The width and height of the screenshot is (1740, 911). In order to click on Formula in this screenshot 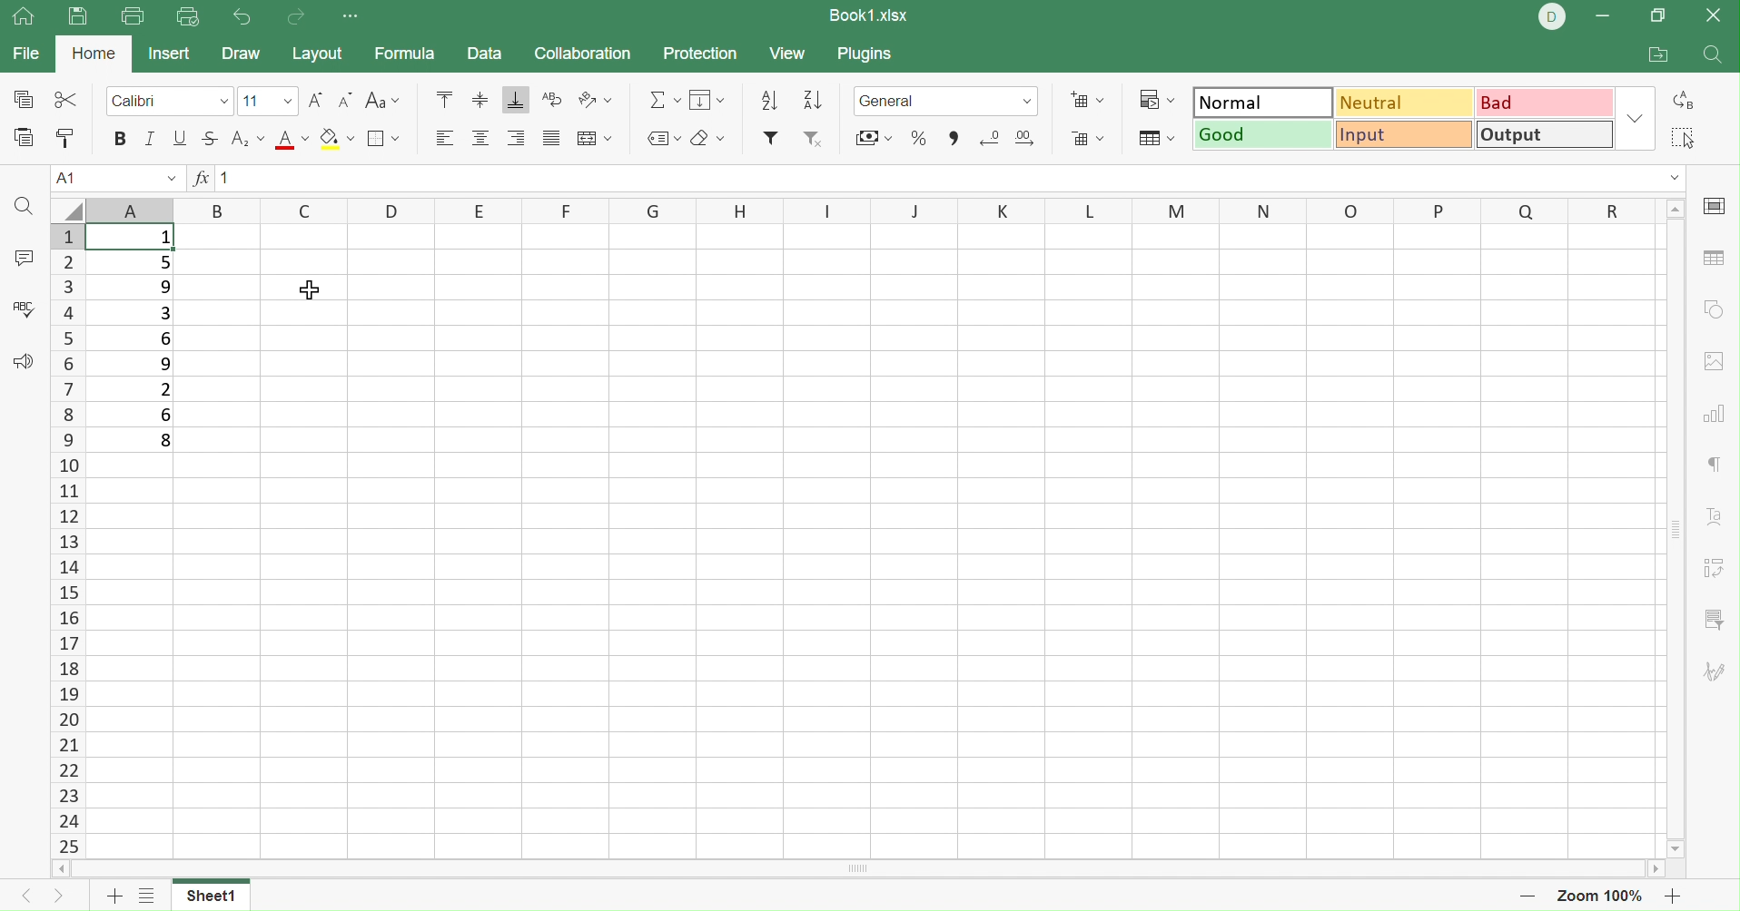, I will do `click(405, 54)`.